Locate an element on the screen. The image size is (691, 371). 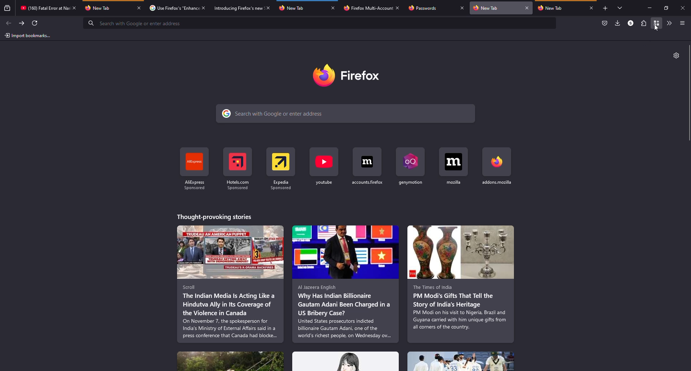
close is located at coordinates (267, 7).